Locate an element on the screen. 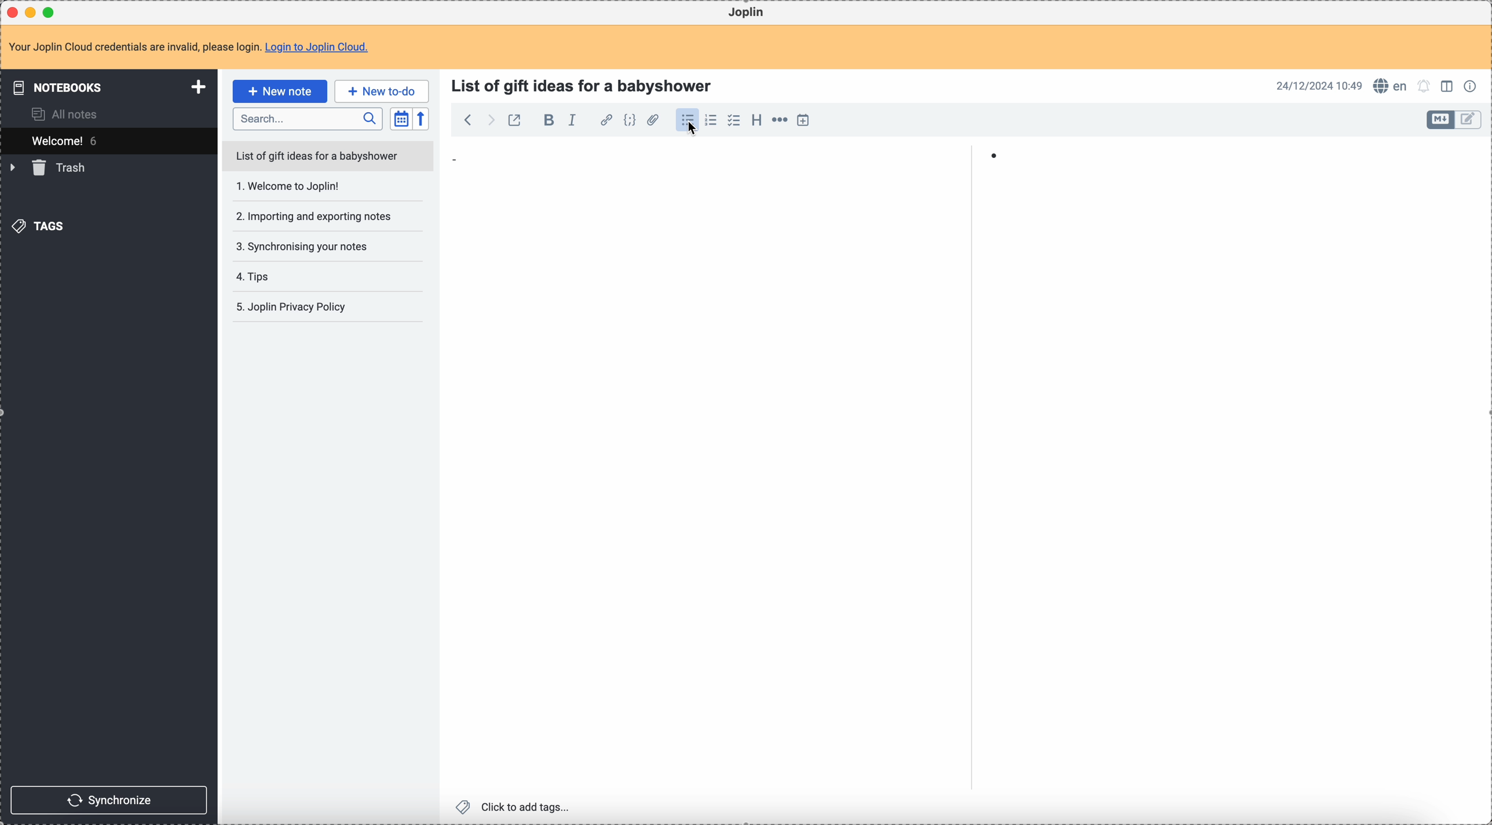 The width and height of the screenshot is (1492, 825). click to add tags is located at coordinates (513, 806).